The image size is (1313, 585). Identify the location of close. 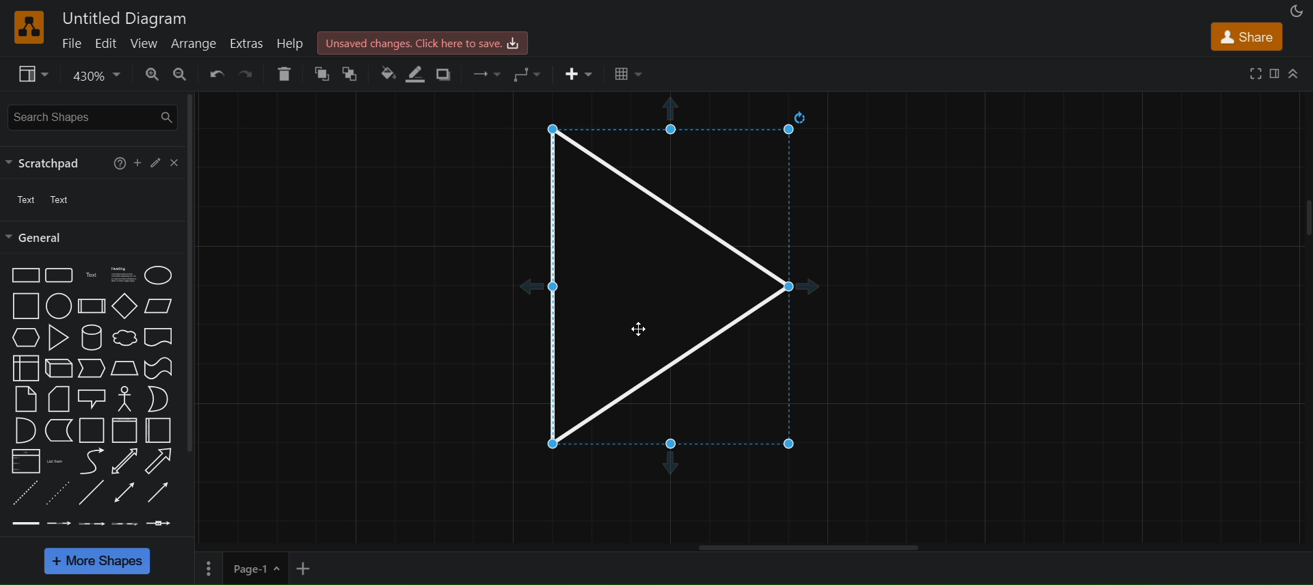
(173, 161).